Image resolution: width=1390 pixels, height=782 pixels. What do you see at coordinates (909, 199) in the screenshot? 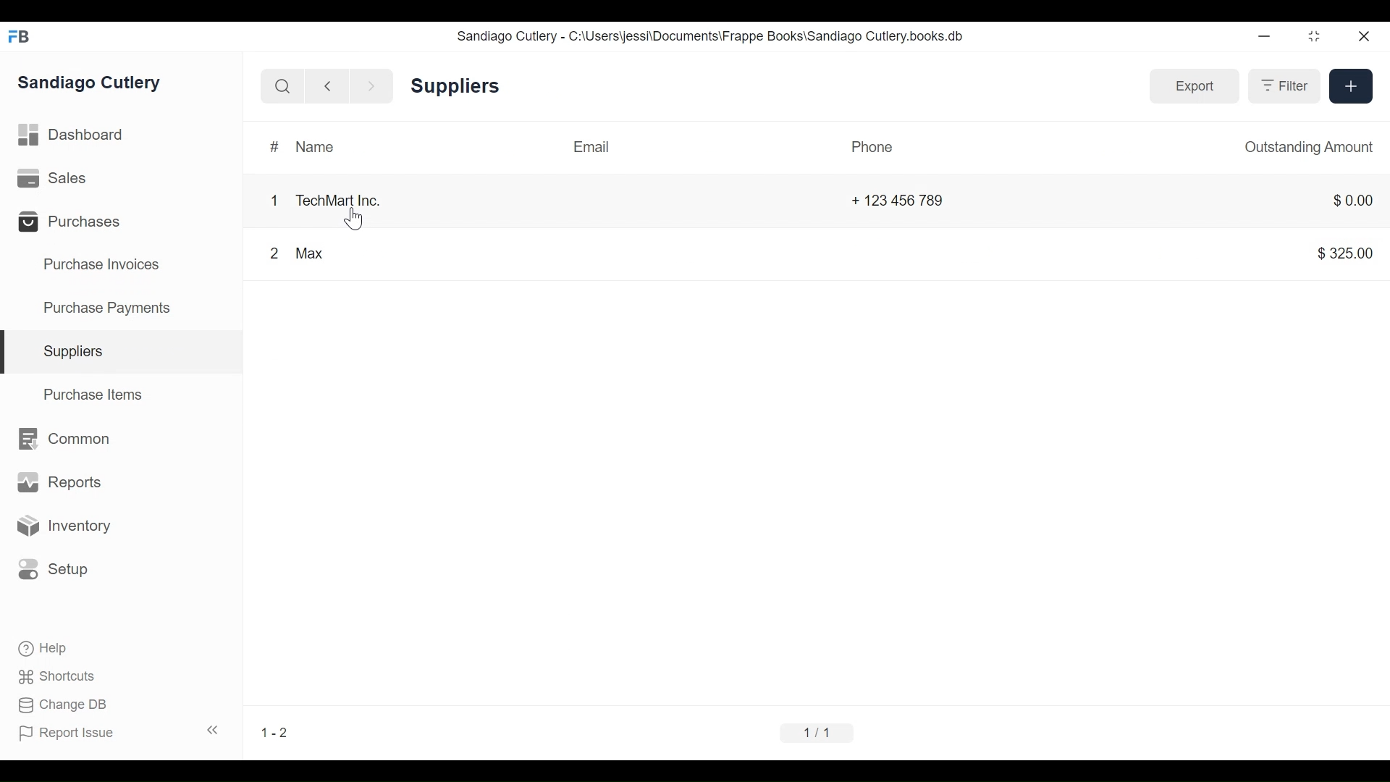
I see `+123 456 789` at bounding box center [909, 199].